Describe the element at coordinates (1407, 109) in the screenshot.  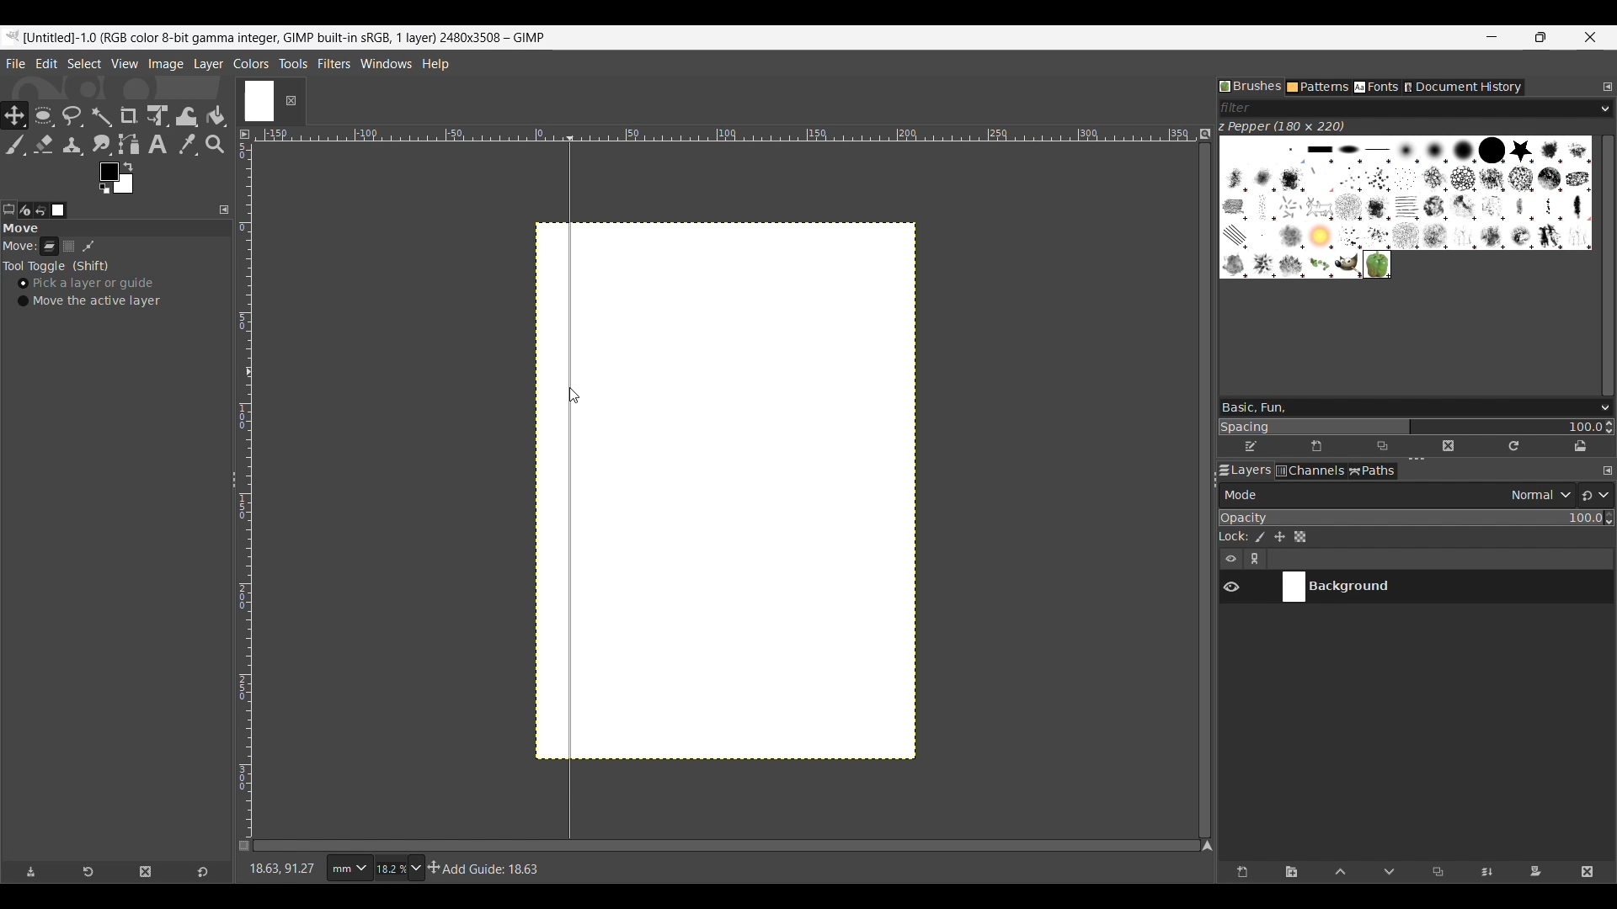
I see `Type in brush filter` at that location.